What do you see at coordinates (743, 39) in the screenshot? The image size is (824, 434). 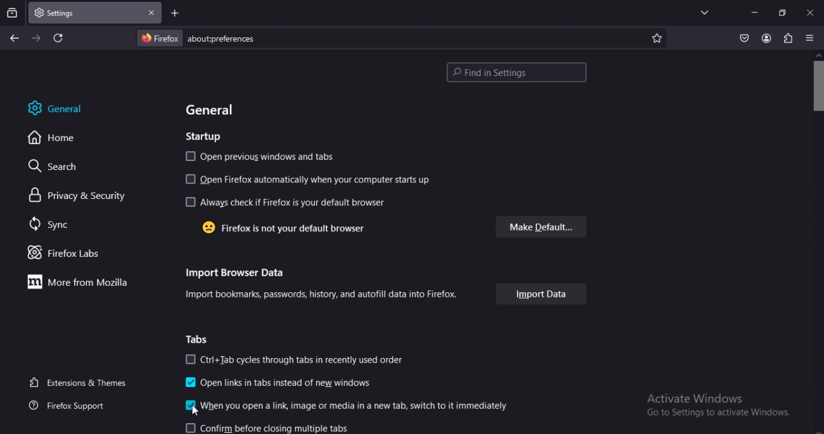 I see `save to pocket` at bounding box center [743, 39].